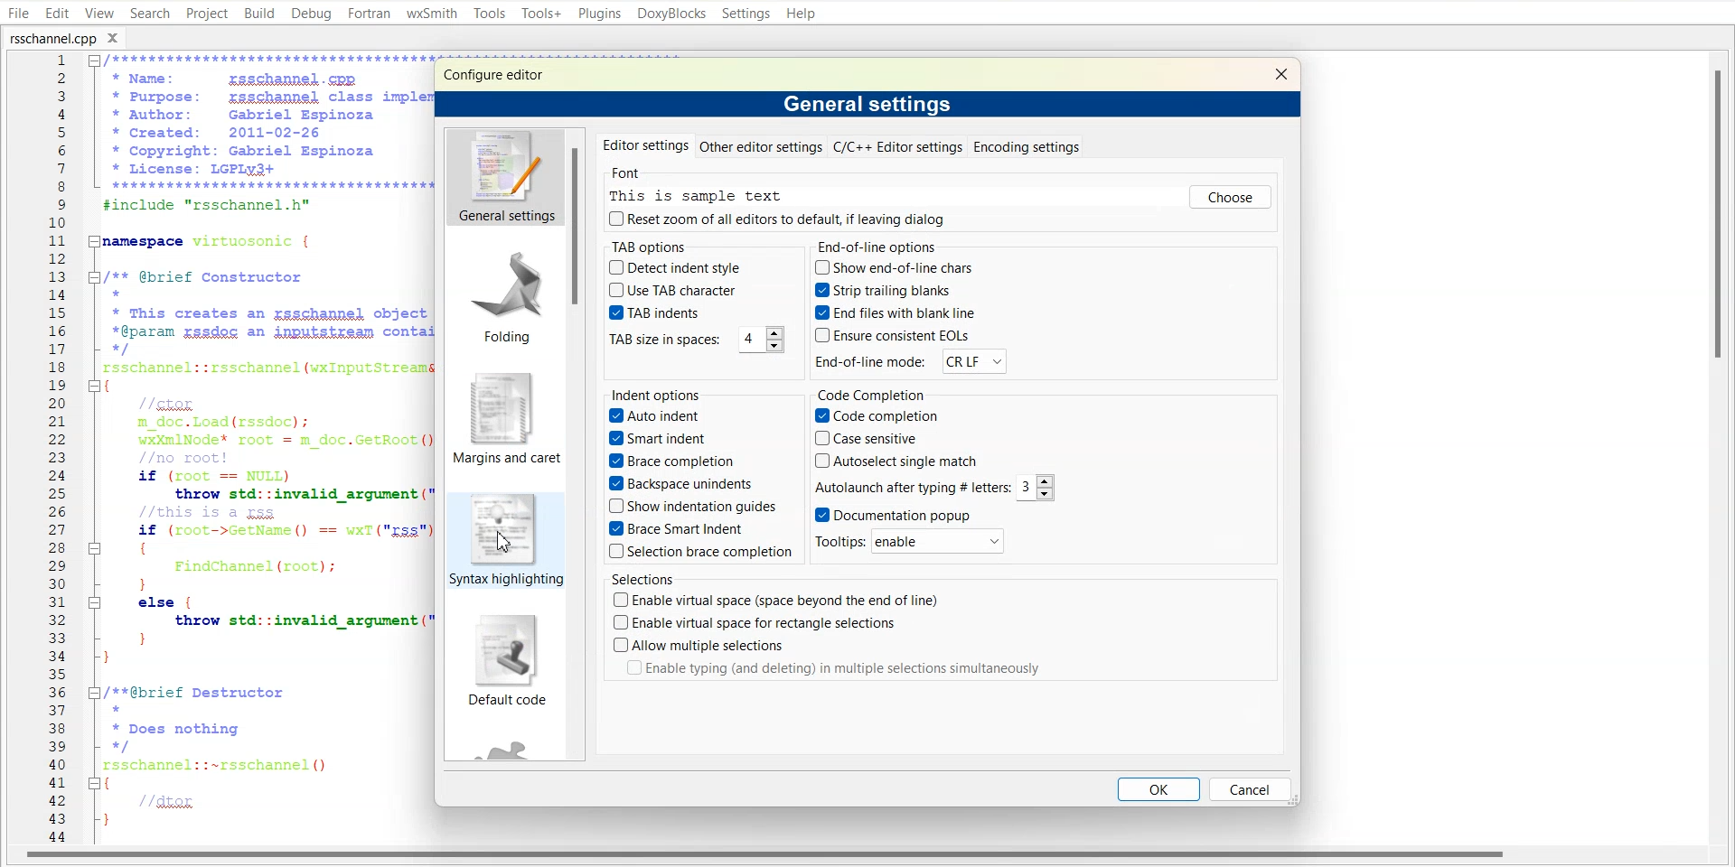 This screenshot has width=1735, height=867. I want to click on Debug, so click(312, 14).